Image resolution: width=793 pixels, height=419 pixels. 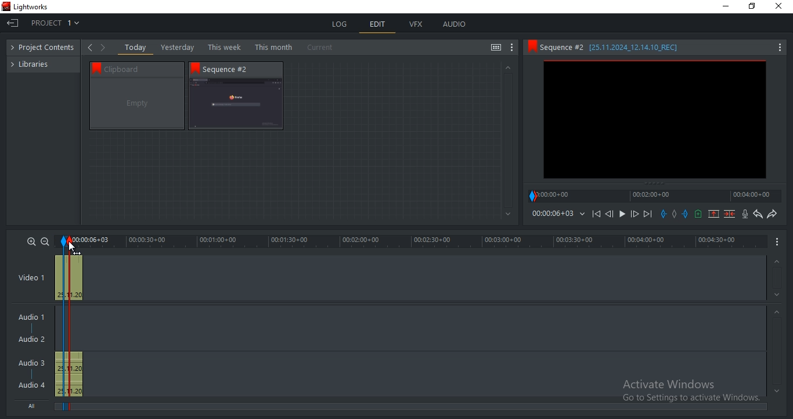 I want to click on Bookmark icon, so click(x=531, y=46).